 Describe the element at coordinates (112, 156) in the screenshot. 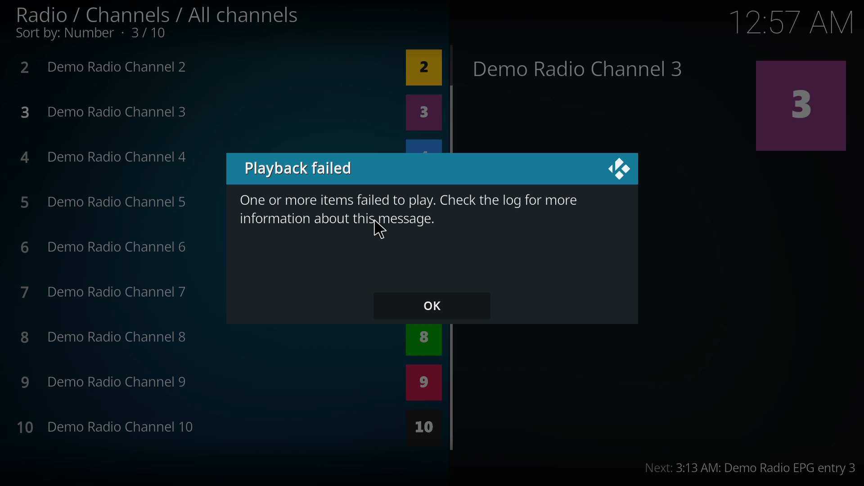

I see `4 Demo Radio Channel 4` at that location.